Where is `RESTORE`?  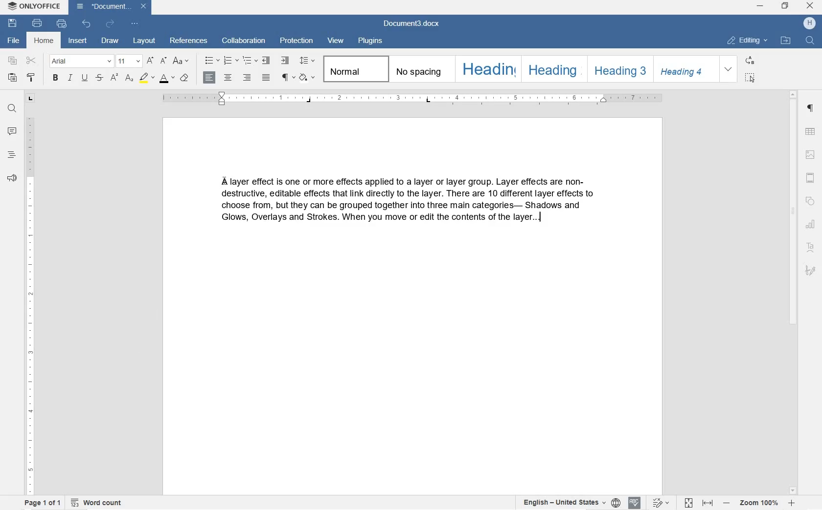 RESTORE is located at coordinates (785, 6).